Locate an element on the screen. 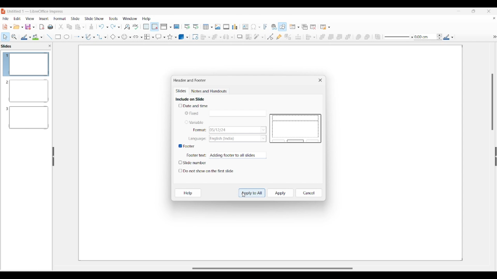 The width and height of the screenshot is (497, 279). View menu is located at coordinates (30, 19).